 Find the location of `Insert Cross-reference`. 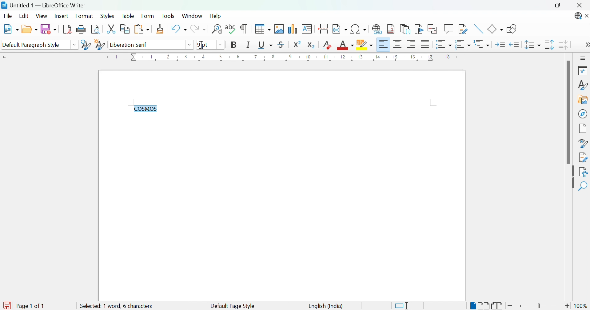

Insert Cross-reference is located at coordinates (432, 29).